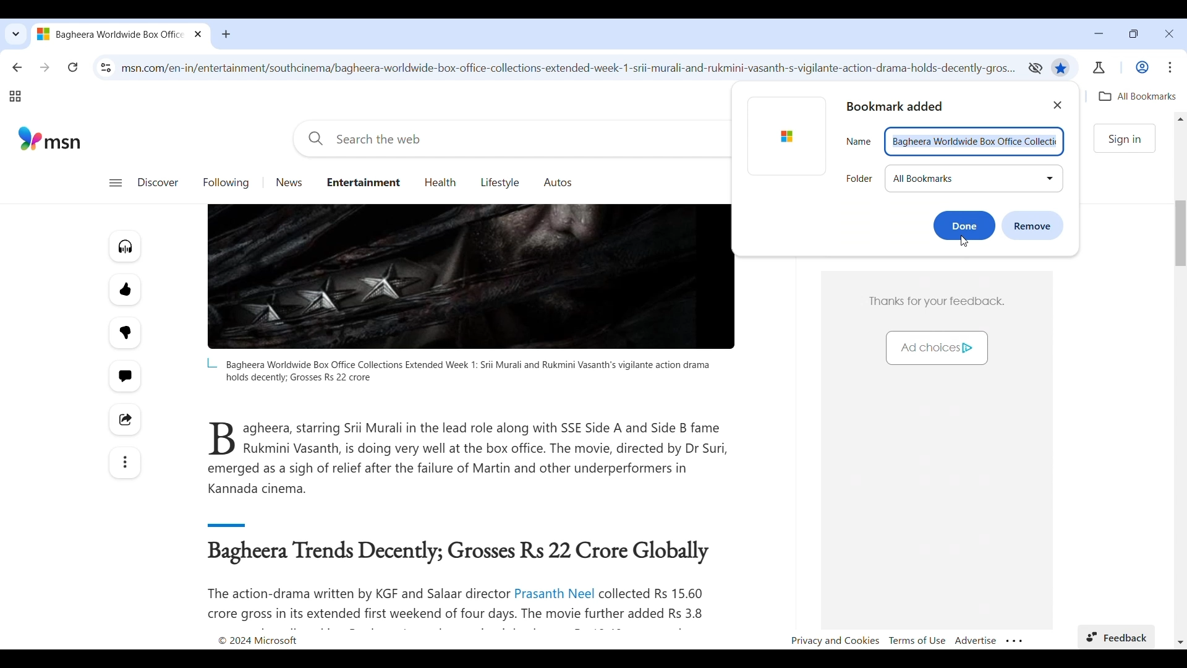 The image size is (1187, 668). Describe the element at coordinates (363, 181) in the screenshot. I see `Entertainment page highlighted as current page` at that location.